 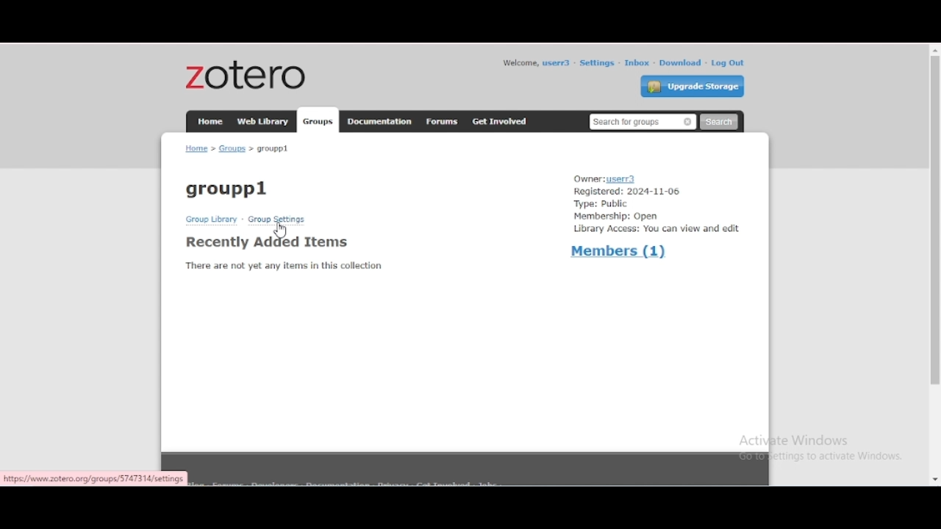 What do you see at coordinates (268, 242) in the screenshot?
I see `recently added items` at bounding box center [268, 242].